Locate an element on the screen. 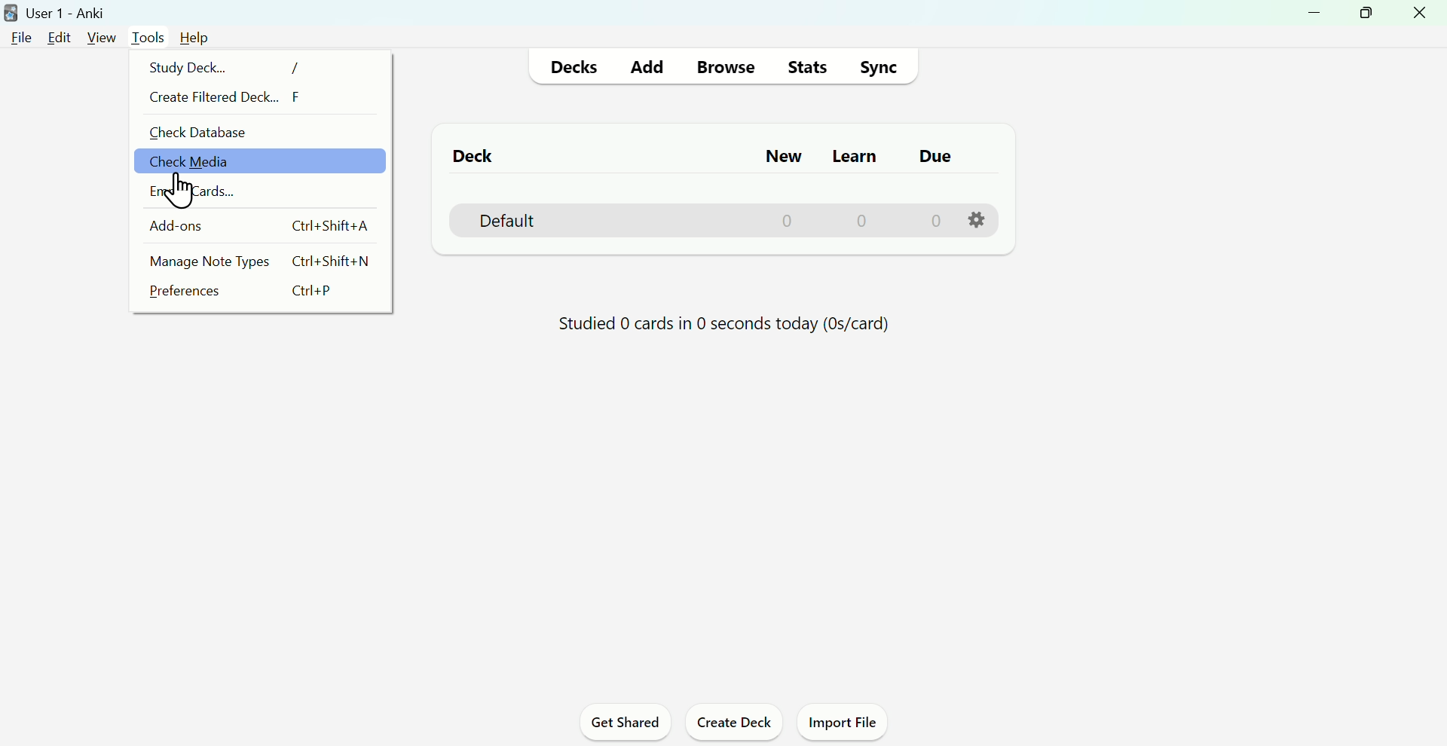 This screenshot has height=746, width=1447. View is located at coordinates (102, 38).